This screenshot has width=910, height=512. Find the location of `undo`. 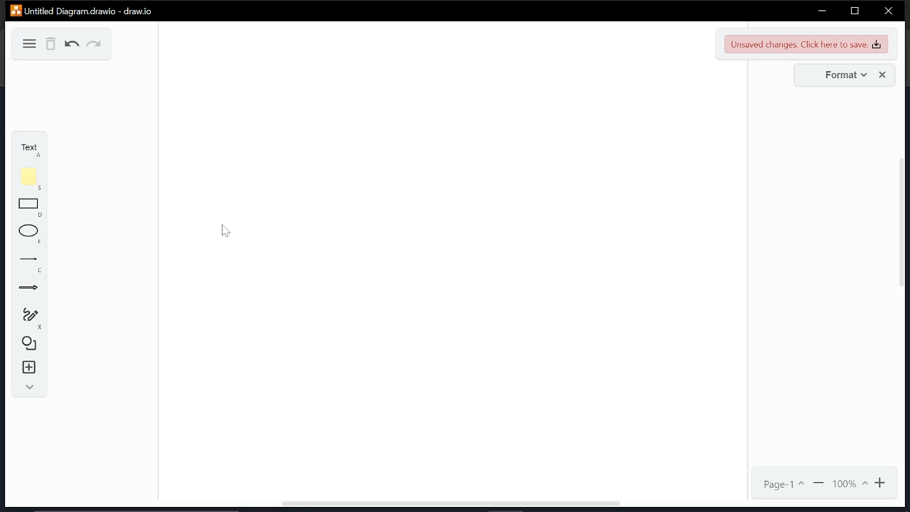

undo is located at coordinates (73, 45).